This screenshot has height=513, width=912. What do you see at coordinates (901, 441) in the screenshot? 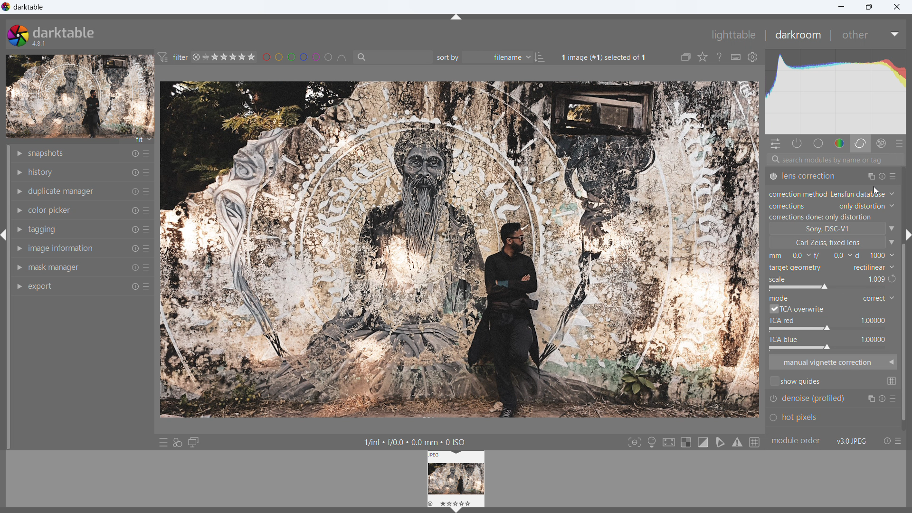
I see `presets` at bounding box center [901, 441].